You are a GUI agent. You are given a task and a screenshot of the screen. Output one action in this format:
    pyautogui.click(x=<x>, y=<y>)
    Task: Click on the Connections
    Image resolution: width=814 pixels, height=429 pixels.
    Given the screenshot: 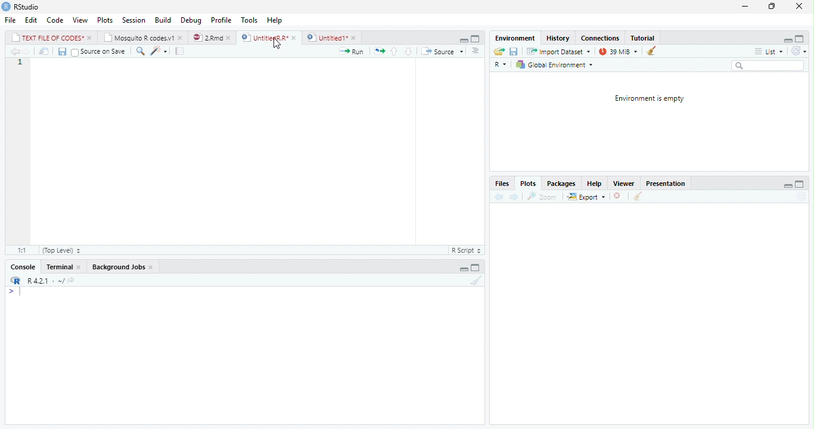 What is the action you would take?
    pyautogui.click(x=600, y=38)
    